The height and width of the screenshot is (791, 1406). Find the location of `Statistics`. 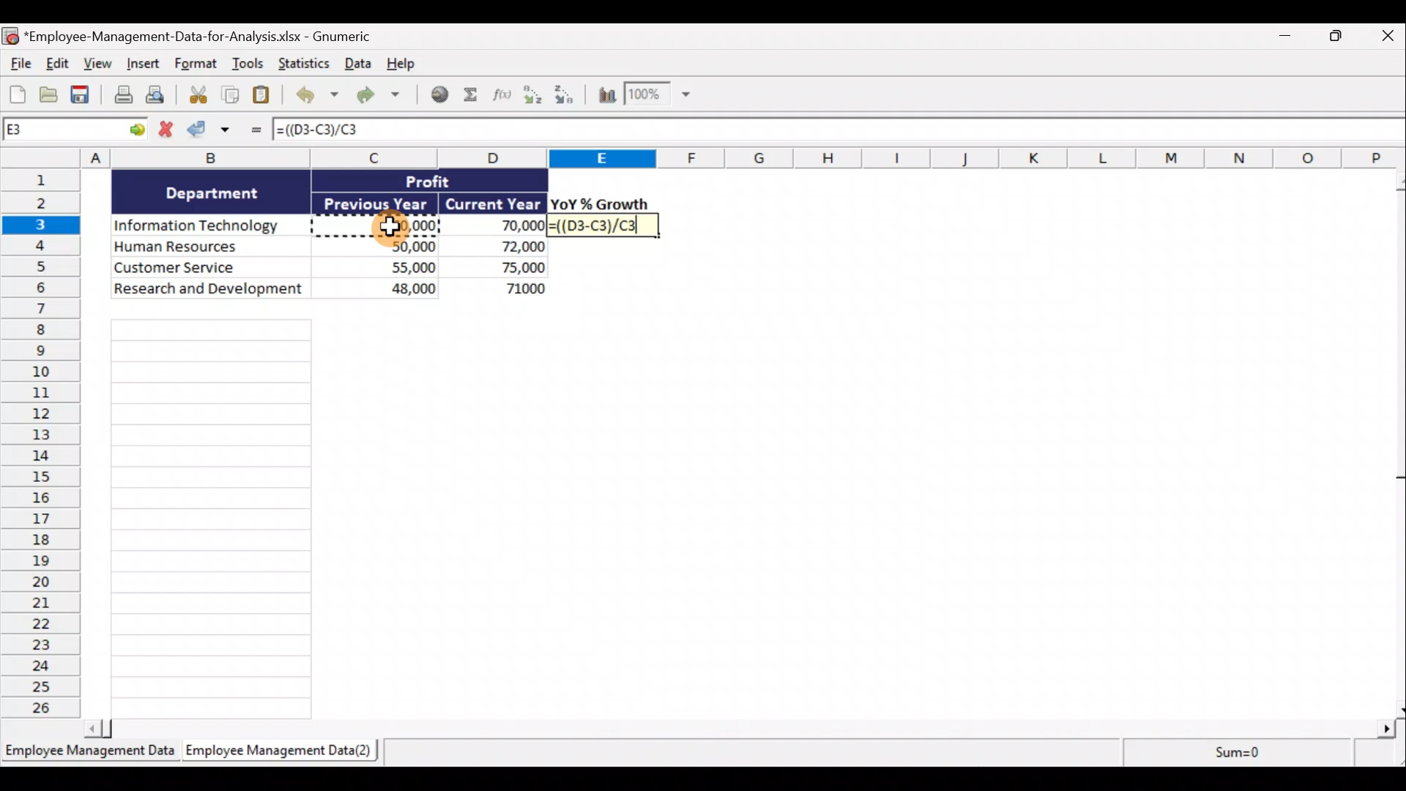

Statistics is located at coordinates (302, 64).